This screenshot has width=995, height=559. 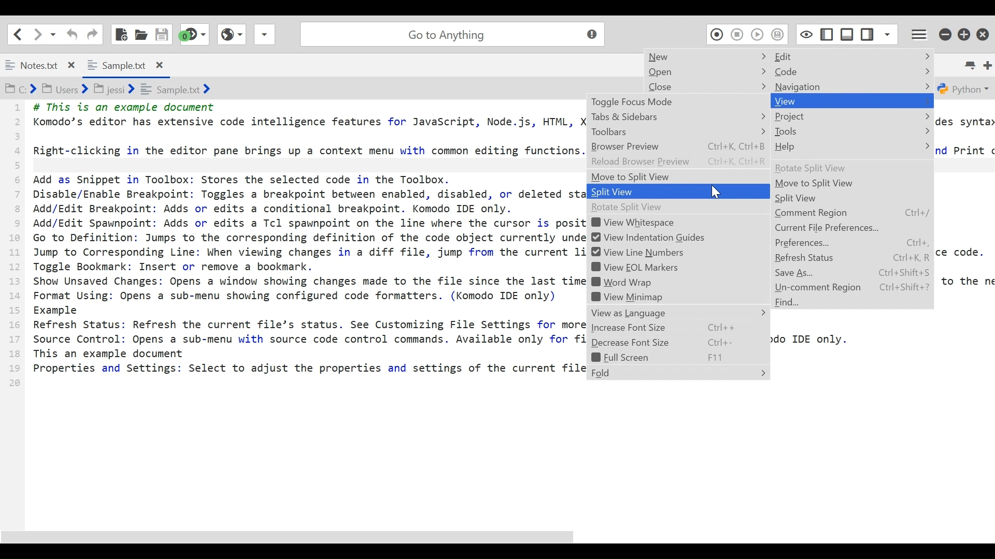 I want to click on Application menu, so click(x=920, y=34).